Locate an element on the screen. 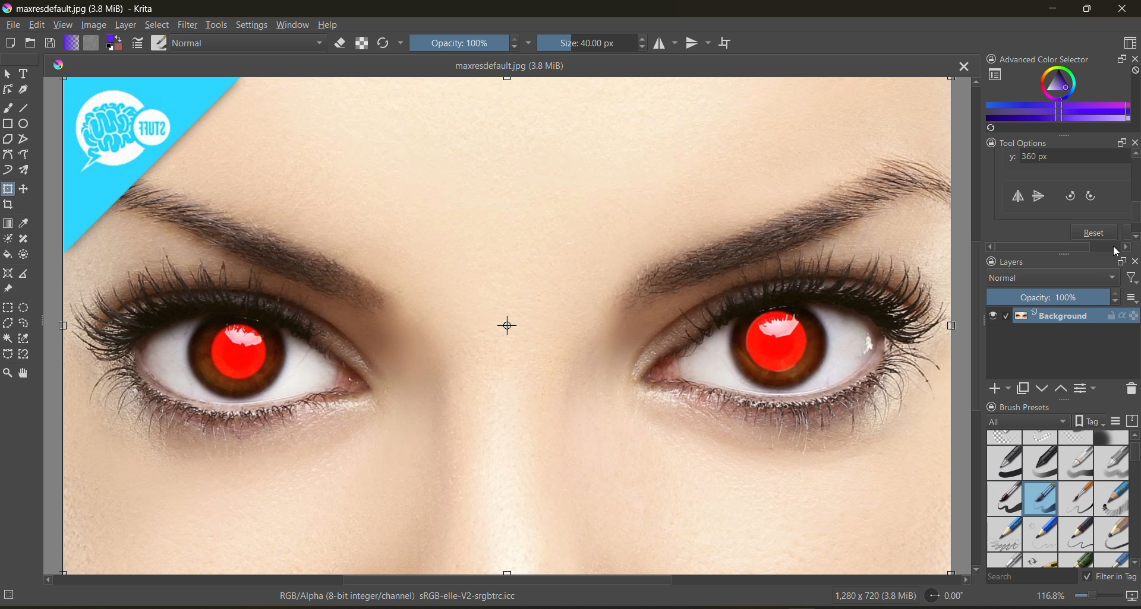  tool is located at coordinates (25, 224).